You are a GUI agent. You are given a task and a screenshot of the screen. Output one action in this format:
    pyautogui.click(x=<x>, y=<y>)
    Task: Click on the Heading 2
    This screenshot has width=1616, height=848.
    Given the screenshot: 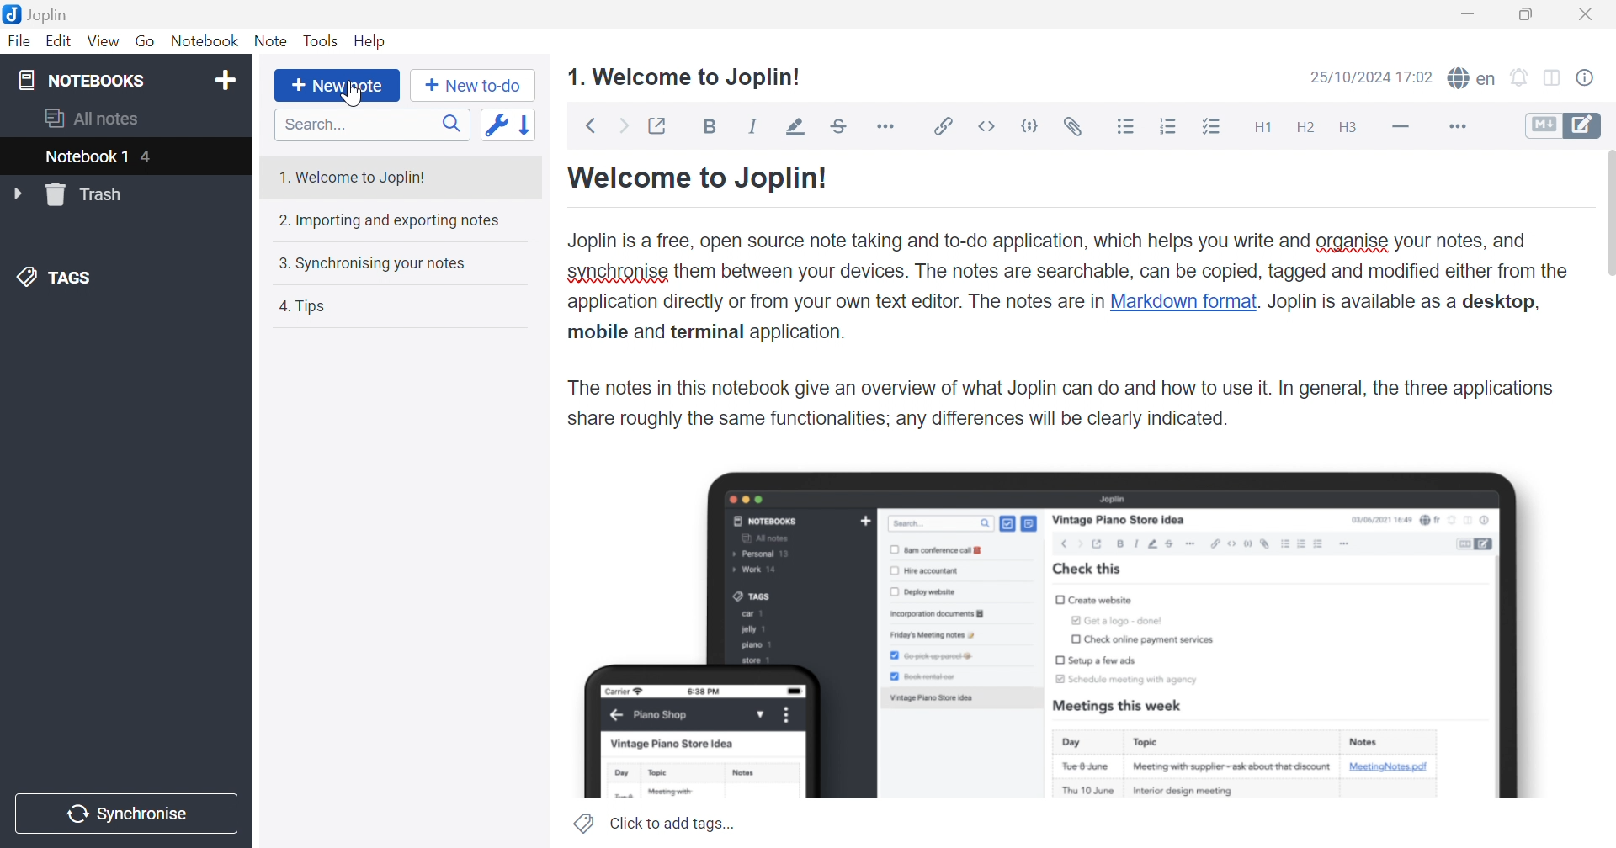 What is the action you would take?
    pyautogui.click(x=1307, y=126)
    